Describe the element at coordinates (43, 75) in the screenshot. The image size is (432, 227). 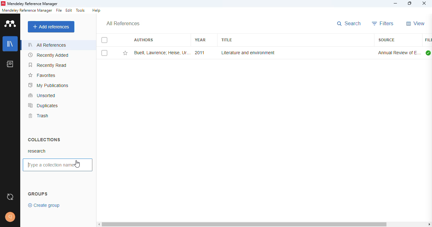
I see `favorites` at that location.